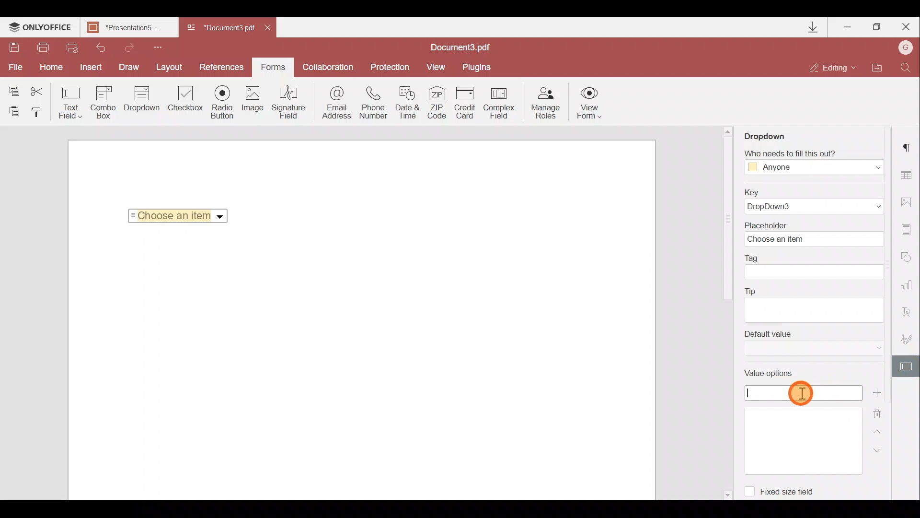 The image size is (920, 518). Describe the element at coordinates (909, 146) in the screenshot. I see `Paragraph settings` at that location.